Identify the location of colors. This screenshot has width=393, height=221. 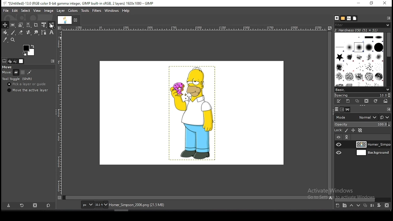
(29, 50).